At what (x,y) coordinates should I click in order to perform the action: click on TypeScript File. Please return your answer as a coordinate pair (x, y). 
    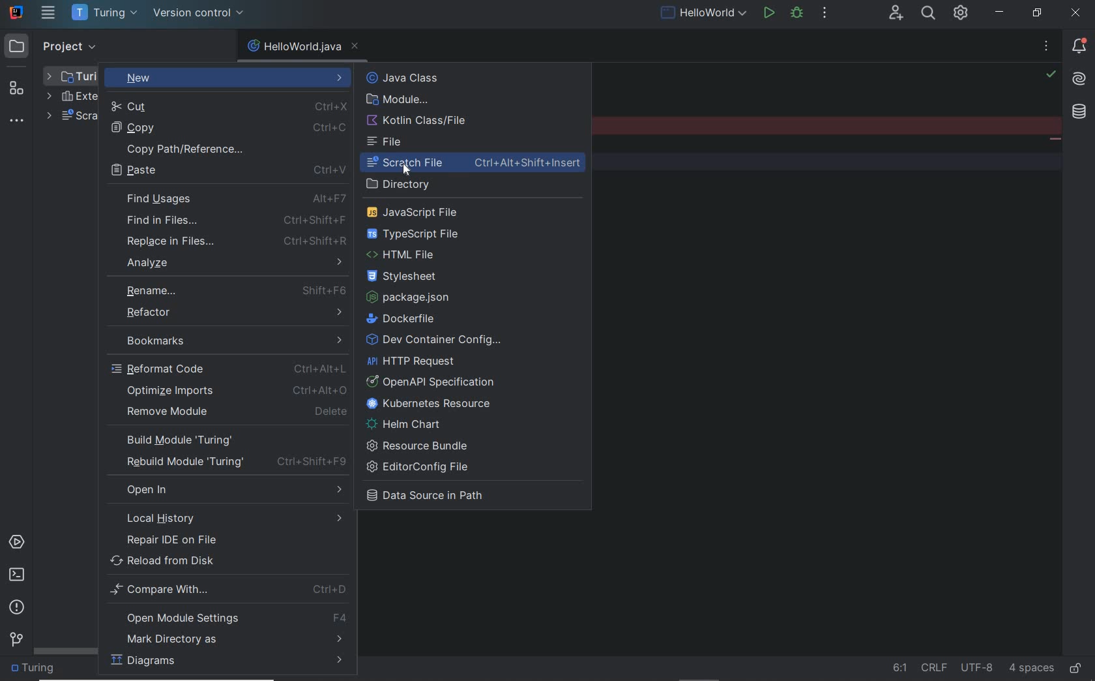
    Looking at the image, I should click on (419, 234).